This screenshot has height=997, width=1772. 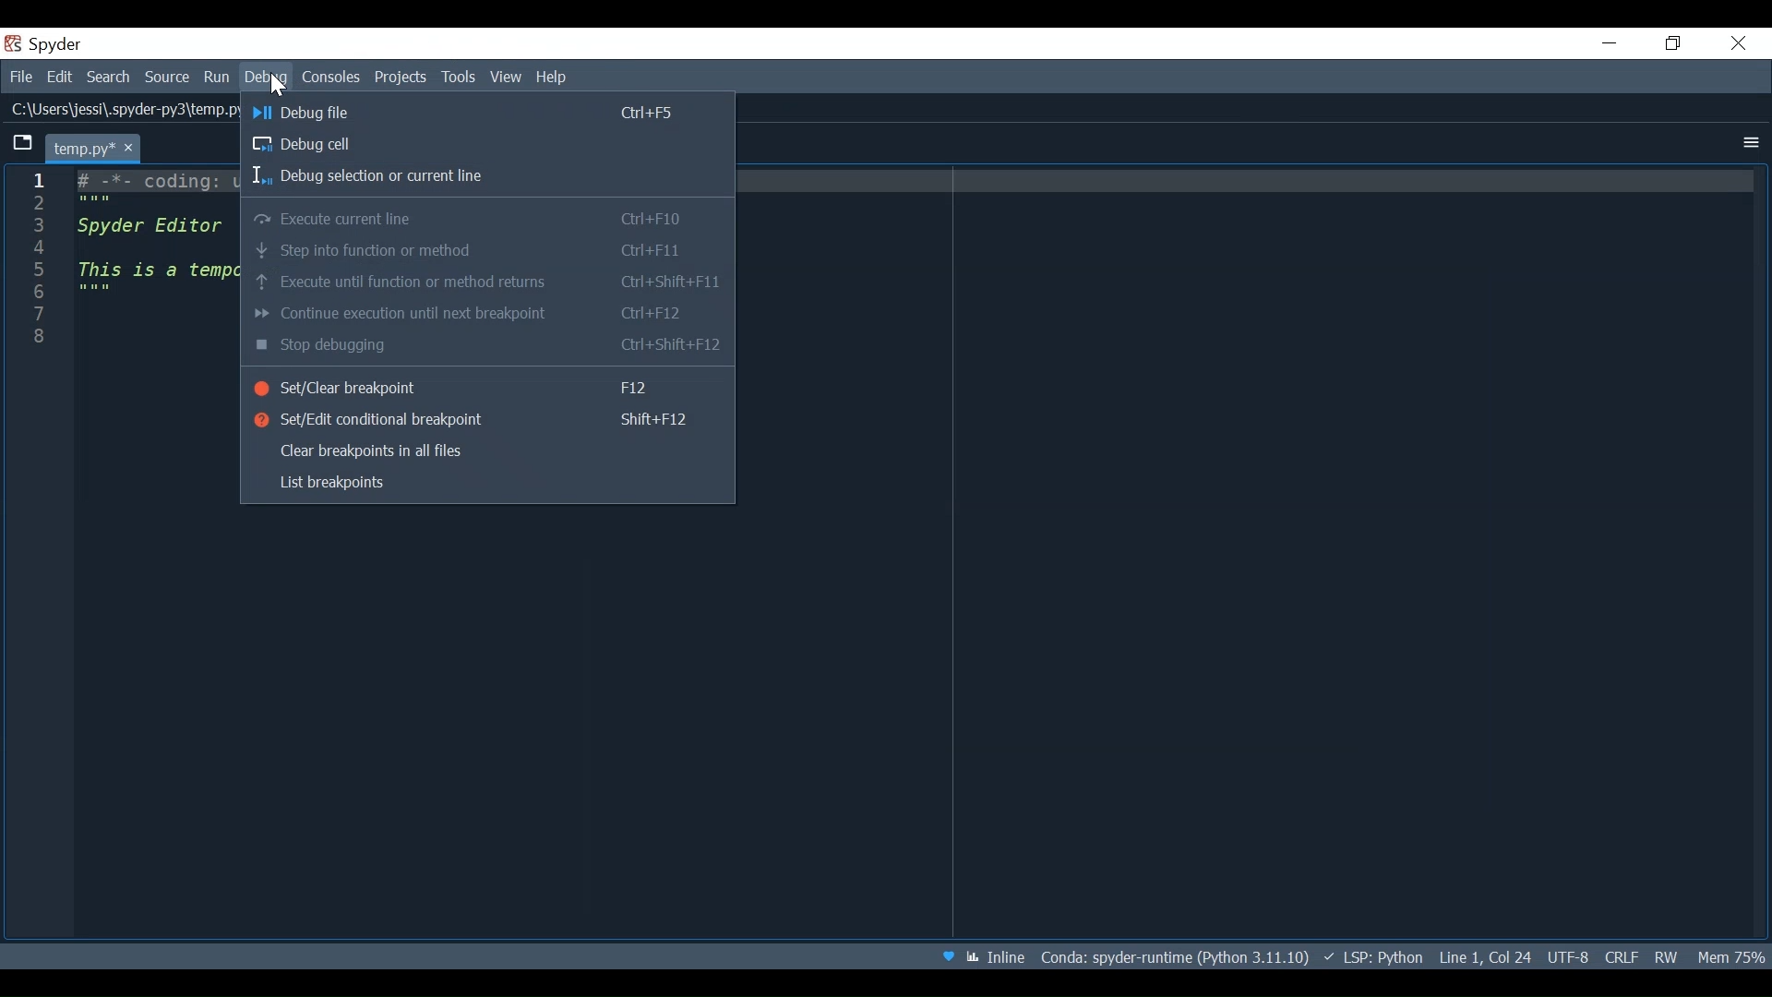 I want to click on Clear breakpoints in all files, so click(x=484, y=453).